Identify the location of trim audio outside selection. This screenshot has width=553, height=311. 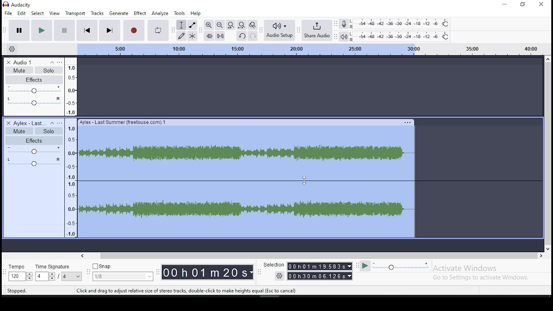
(209, 36).